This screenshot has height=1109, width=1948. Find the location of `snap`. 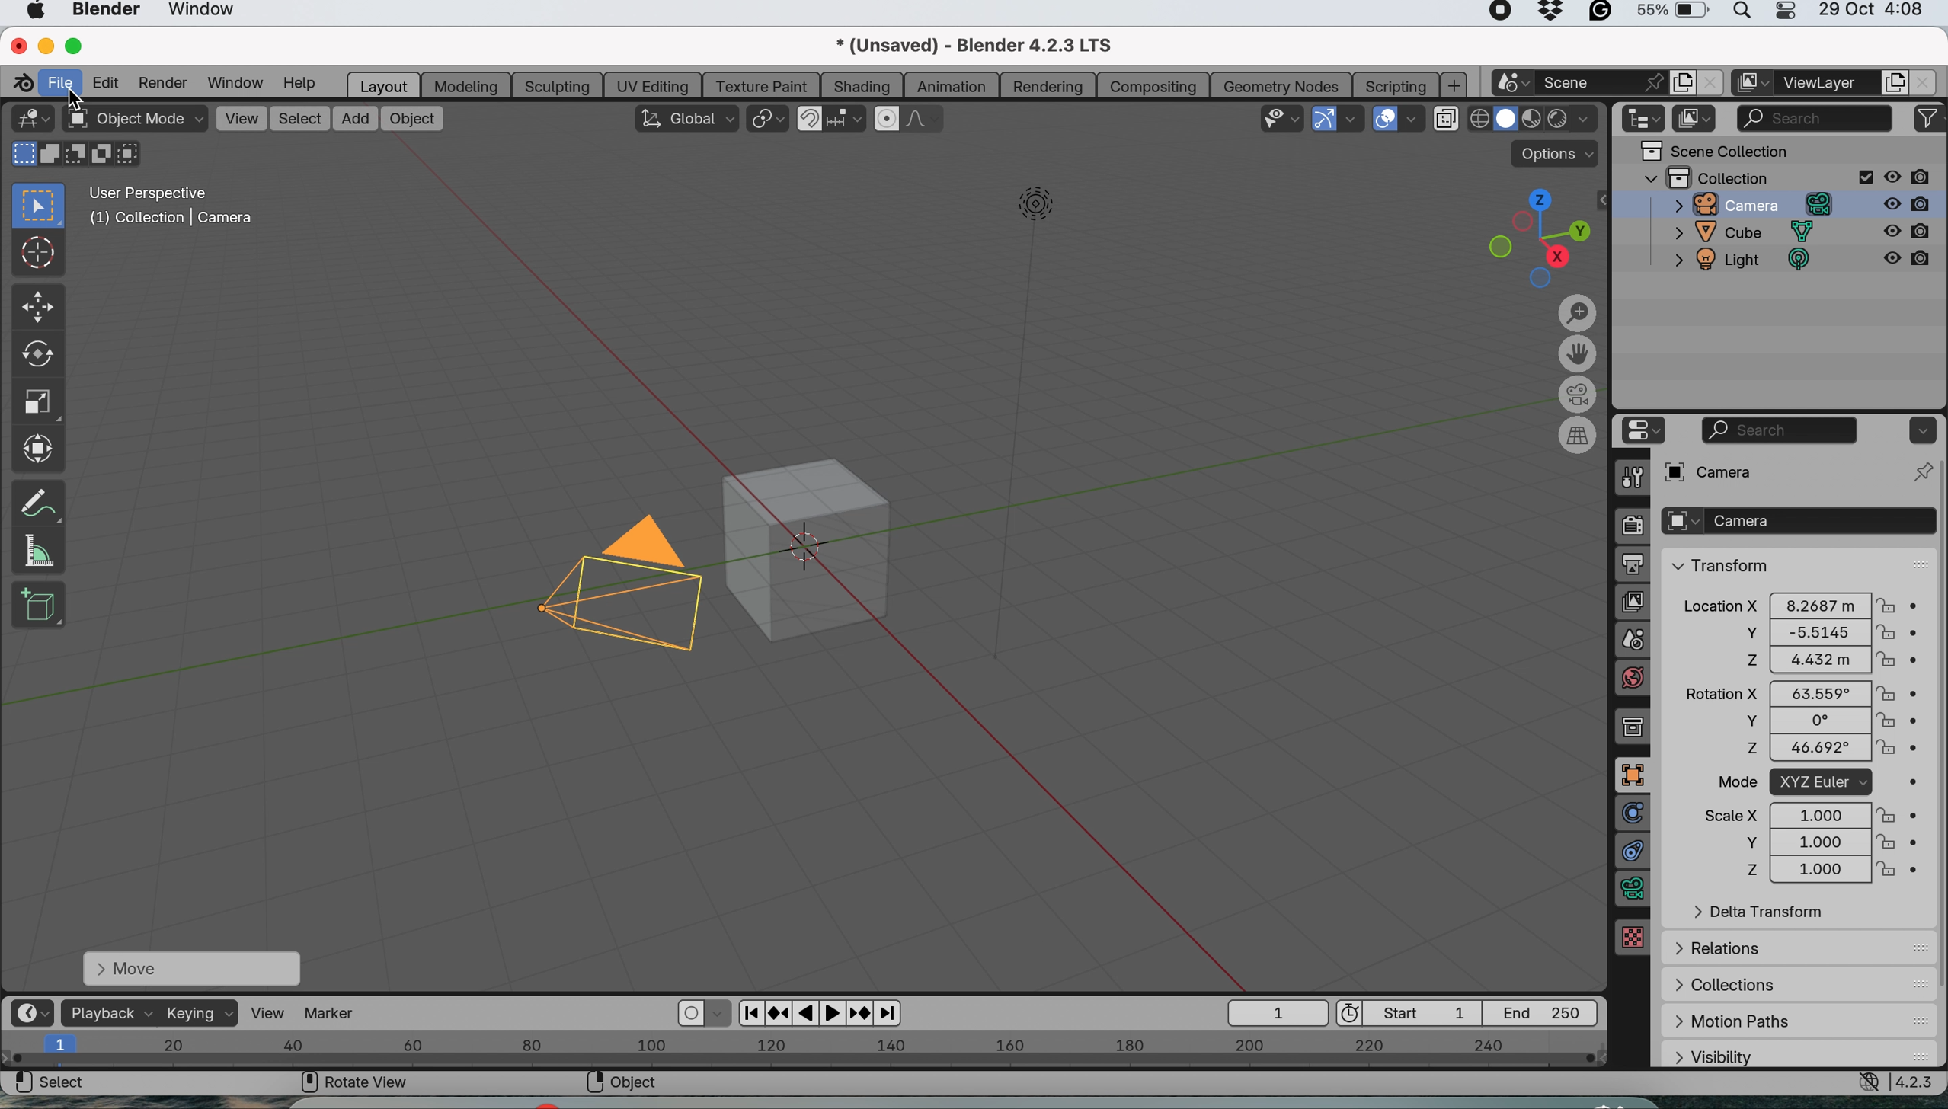

snap is located at coordinates (811, 120).